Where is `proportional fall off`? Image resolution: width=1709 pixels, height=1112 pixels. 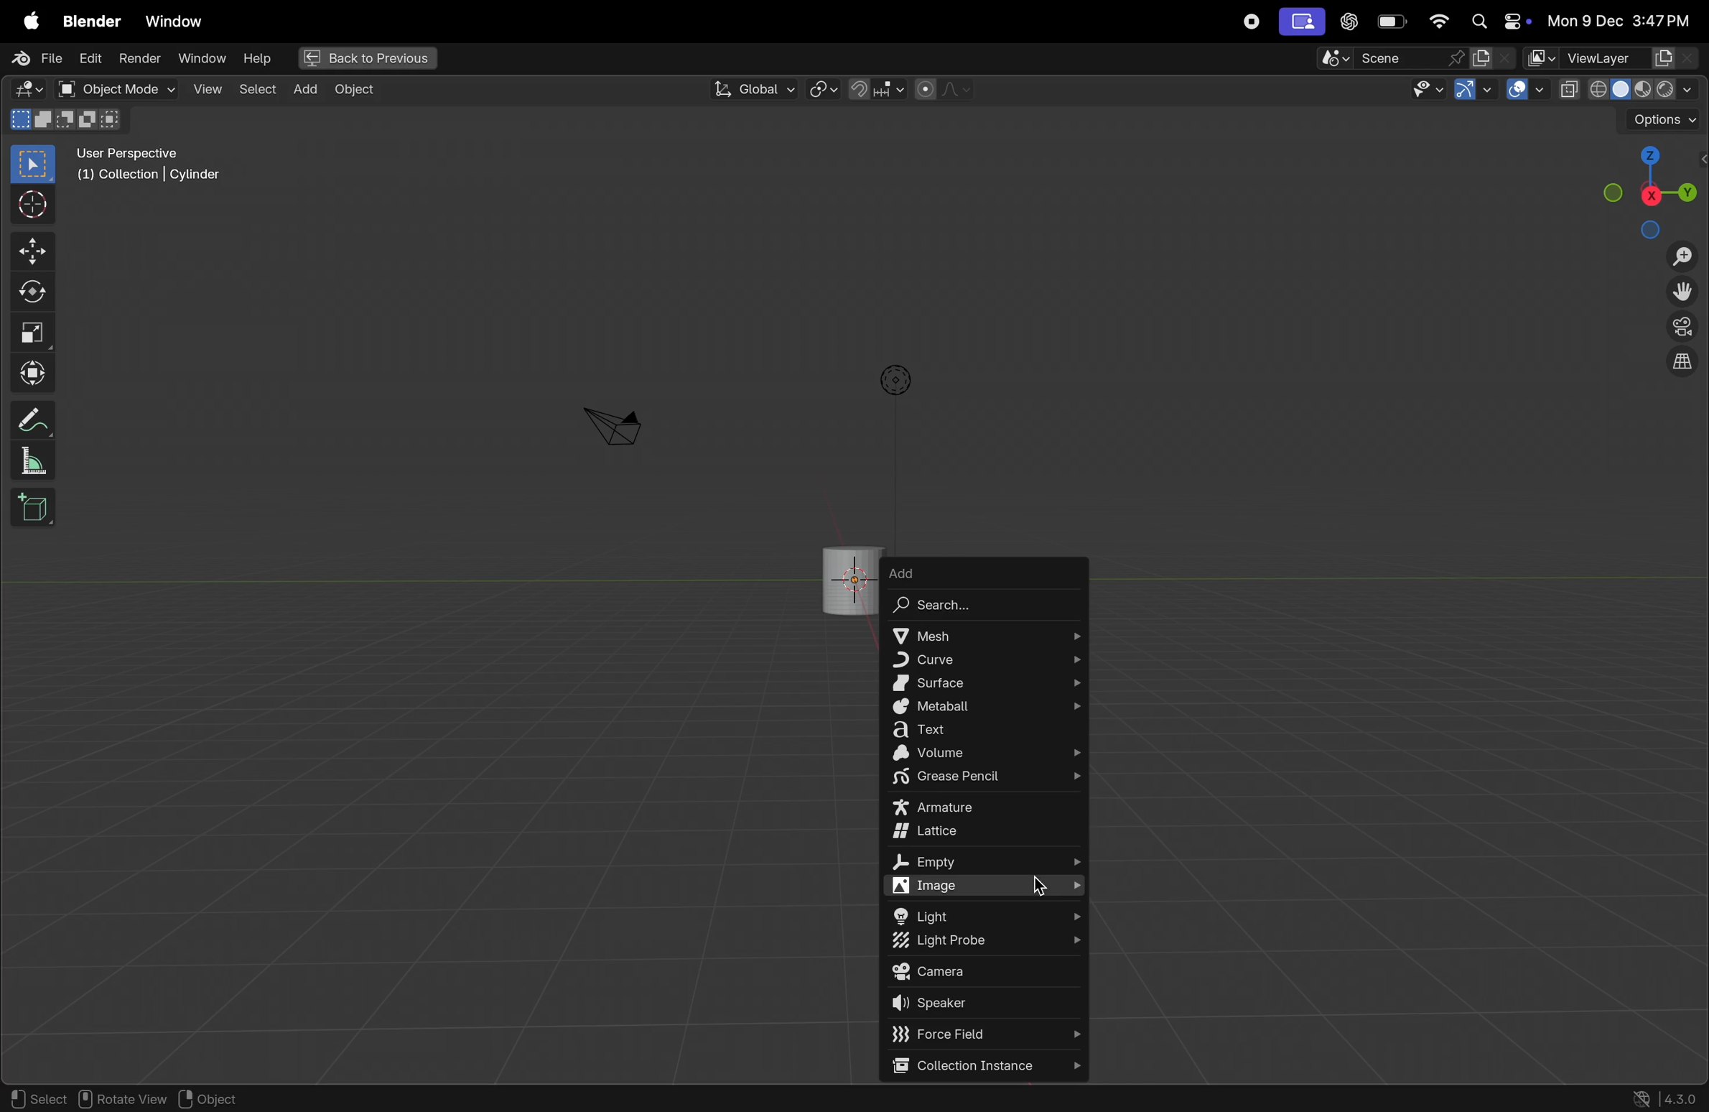 proportional fall off is located at coordinates (942, 90).